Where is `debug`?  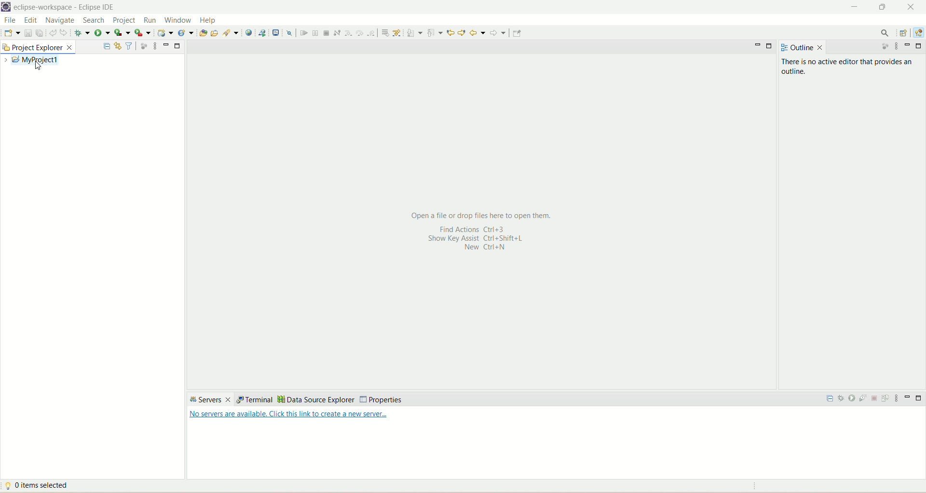 debug is located at coordinates (83, 33).